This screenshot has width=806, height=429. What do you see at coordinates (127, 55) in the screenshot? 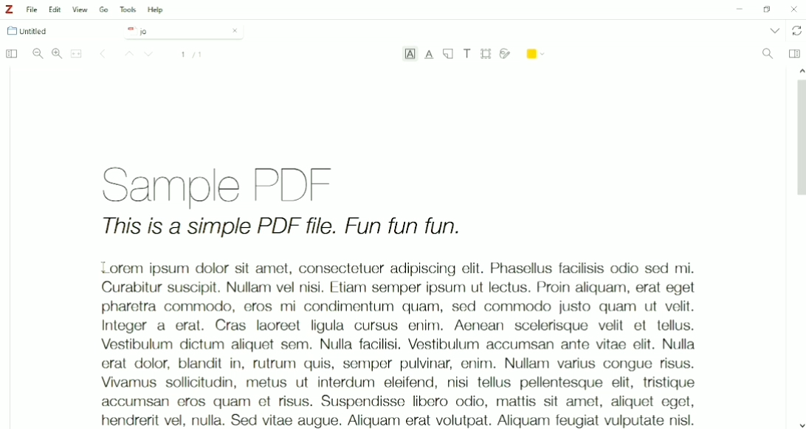
I see `Up` at bounding box center [127, 55].